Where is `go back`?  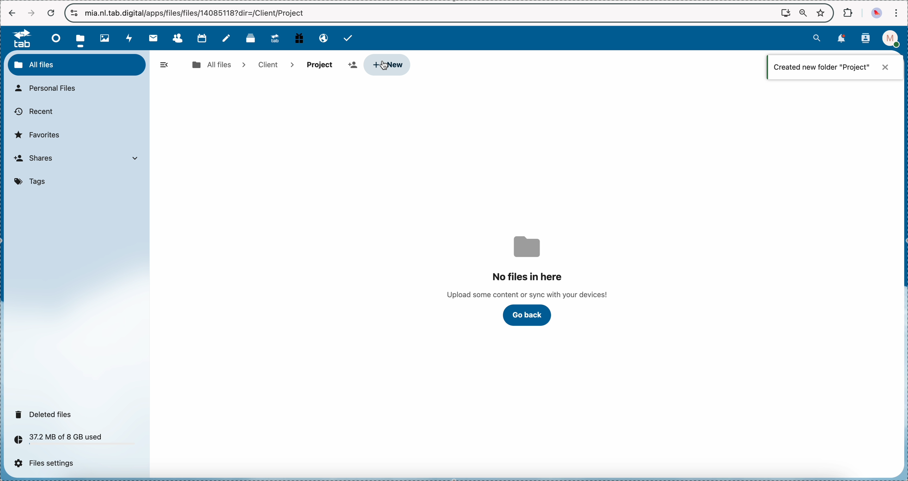 go back is located at coordinates (529, 315).